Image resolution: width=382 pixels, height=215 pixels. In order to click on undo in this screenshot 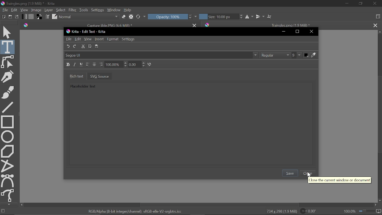, I will do `click(68, 46)`.